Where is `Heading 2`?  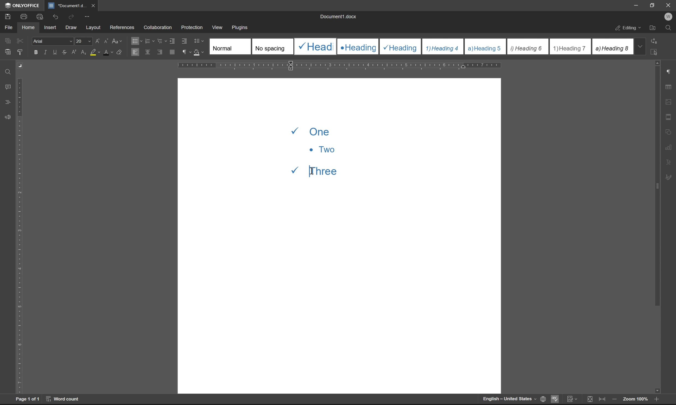
Heading 2 is located at coordinates (358, 47).